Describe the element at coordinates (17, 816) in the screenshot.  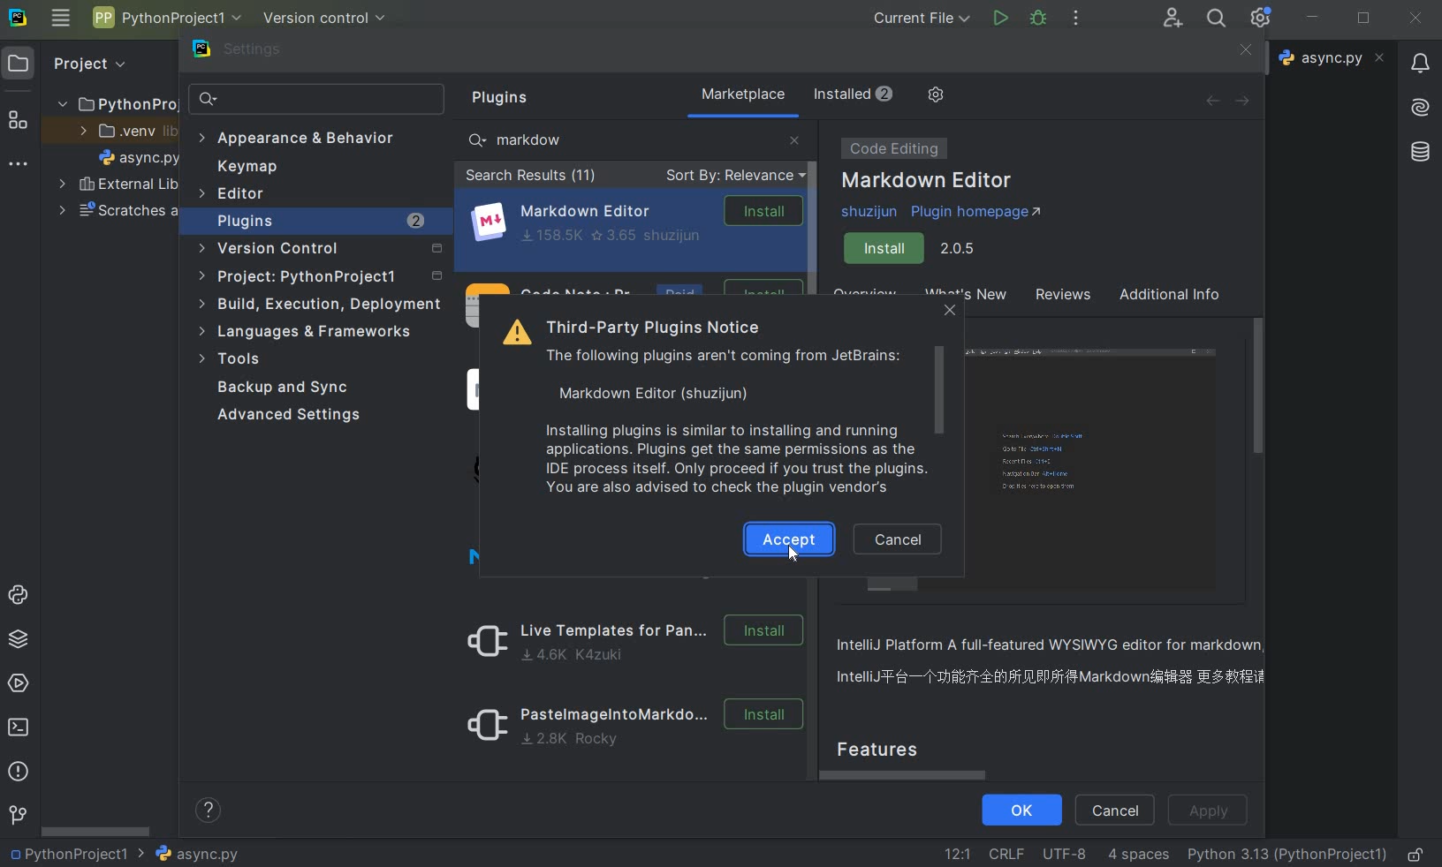
I see `git` at that location.